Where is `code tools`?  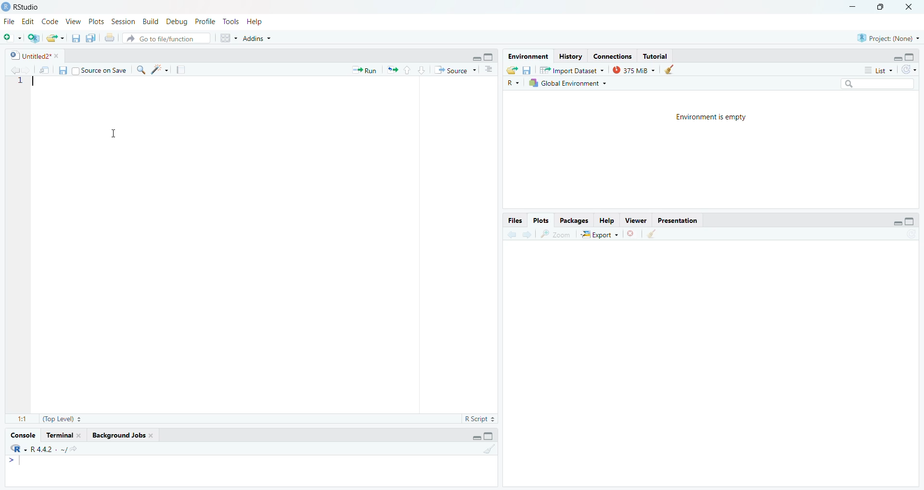 code tools is located at coordinates (160, 69).